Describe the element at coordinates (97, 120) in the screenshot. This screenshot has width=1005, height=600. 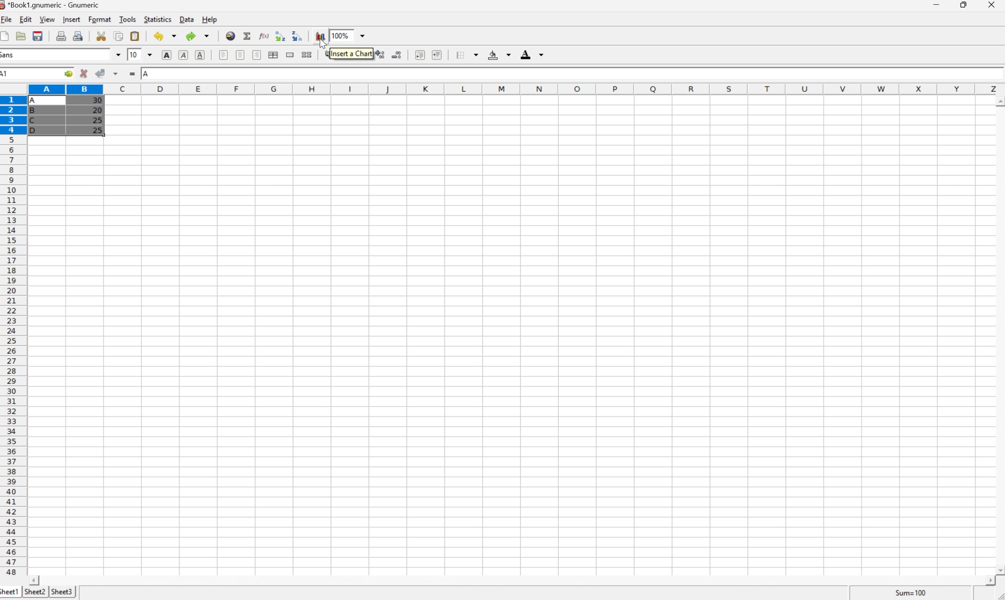
I see `25` at that location.